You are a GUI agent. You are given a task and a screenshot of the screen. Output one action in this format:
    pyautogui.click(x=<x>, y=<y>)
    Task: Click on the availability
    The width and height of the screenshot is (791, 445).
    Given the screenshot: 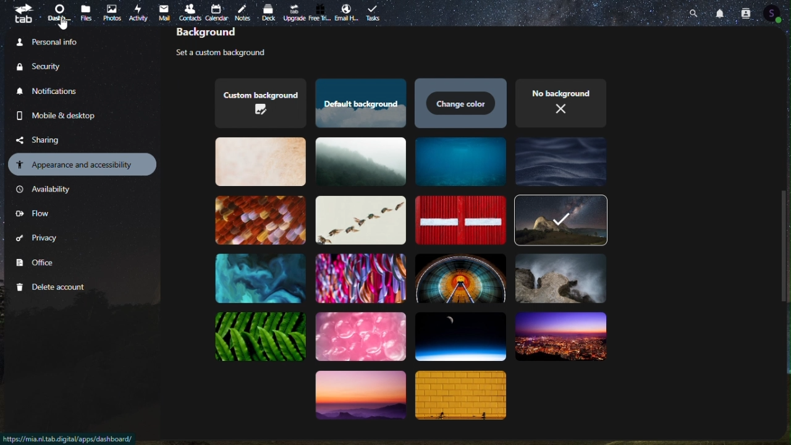 What is the action you would take?
    pyautogui.click(x=46, y=190)
    